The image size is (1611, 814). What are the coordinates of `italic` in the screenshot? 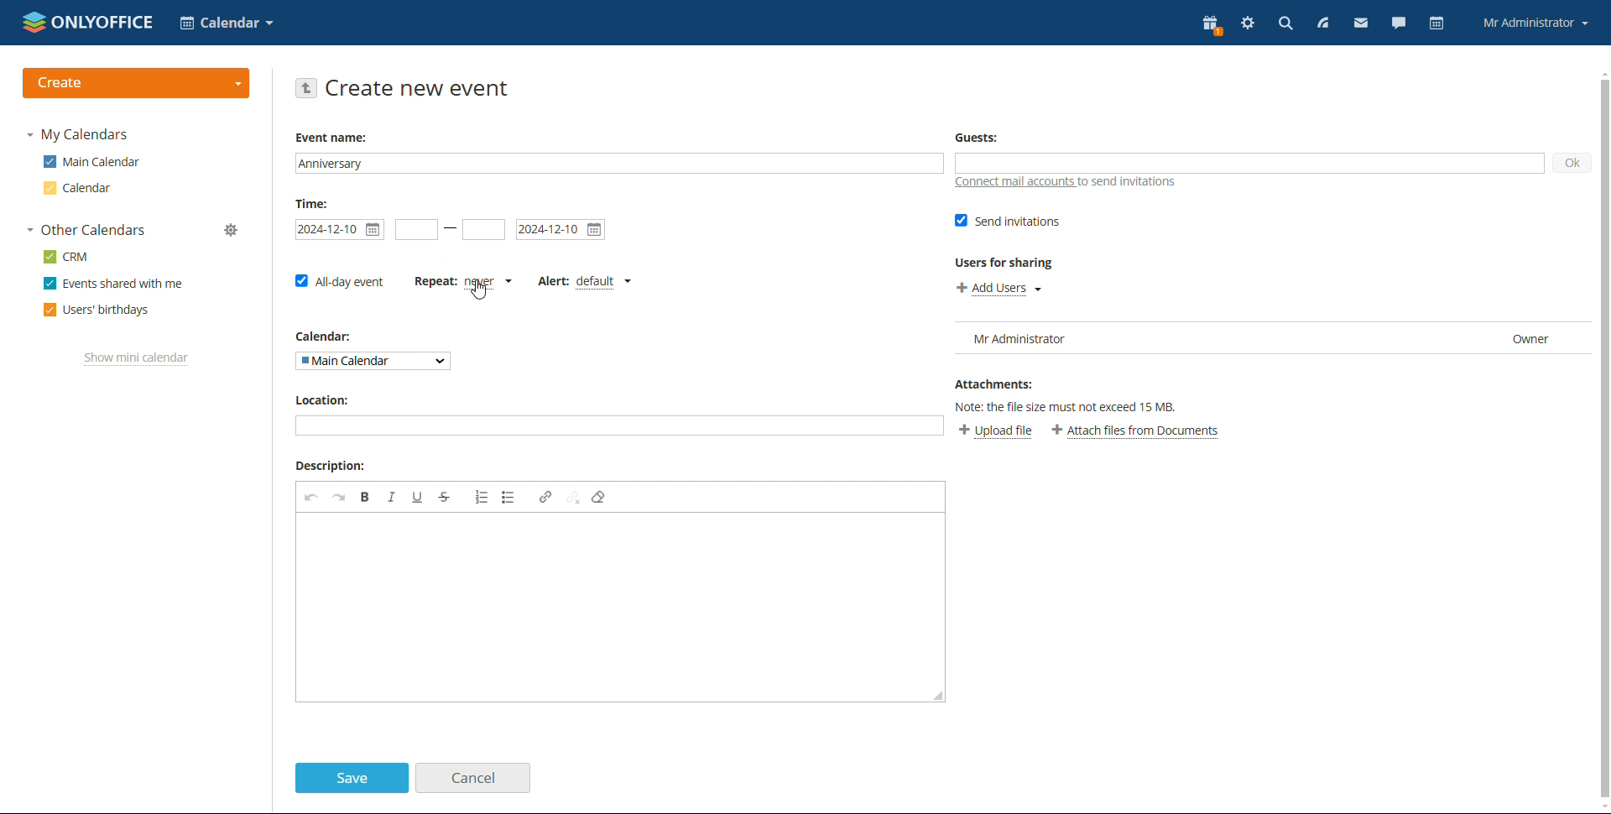 It's located at (392, 497).